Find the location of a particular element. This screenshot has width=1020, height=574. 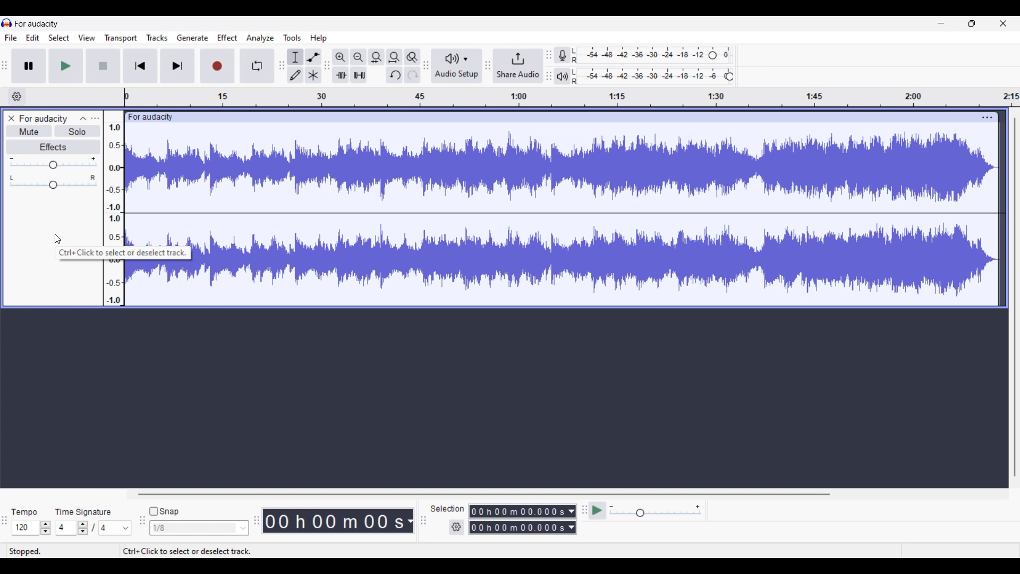

Multi tool is located at coordinates (313, 75).